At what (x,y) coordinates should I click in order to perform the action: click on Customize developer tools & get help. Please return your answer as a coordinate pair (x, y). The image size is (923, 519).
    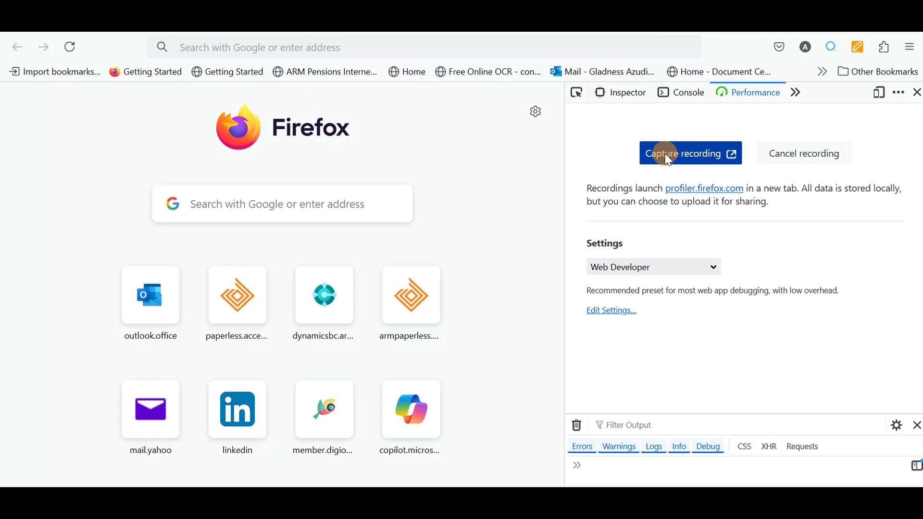
    Looking at the image, I should click on (900, 94).